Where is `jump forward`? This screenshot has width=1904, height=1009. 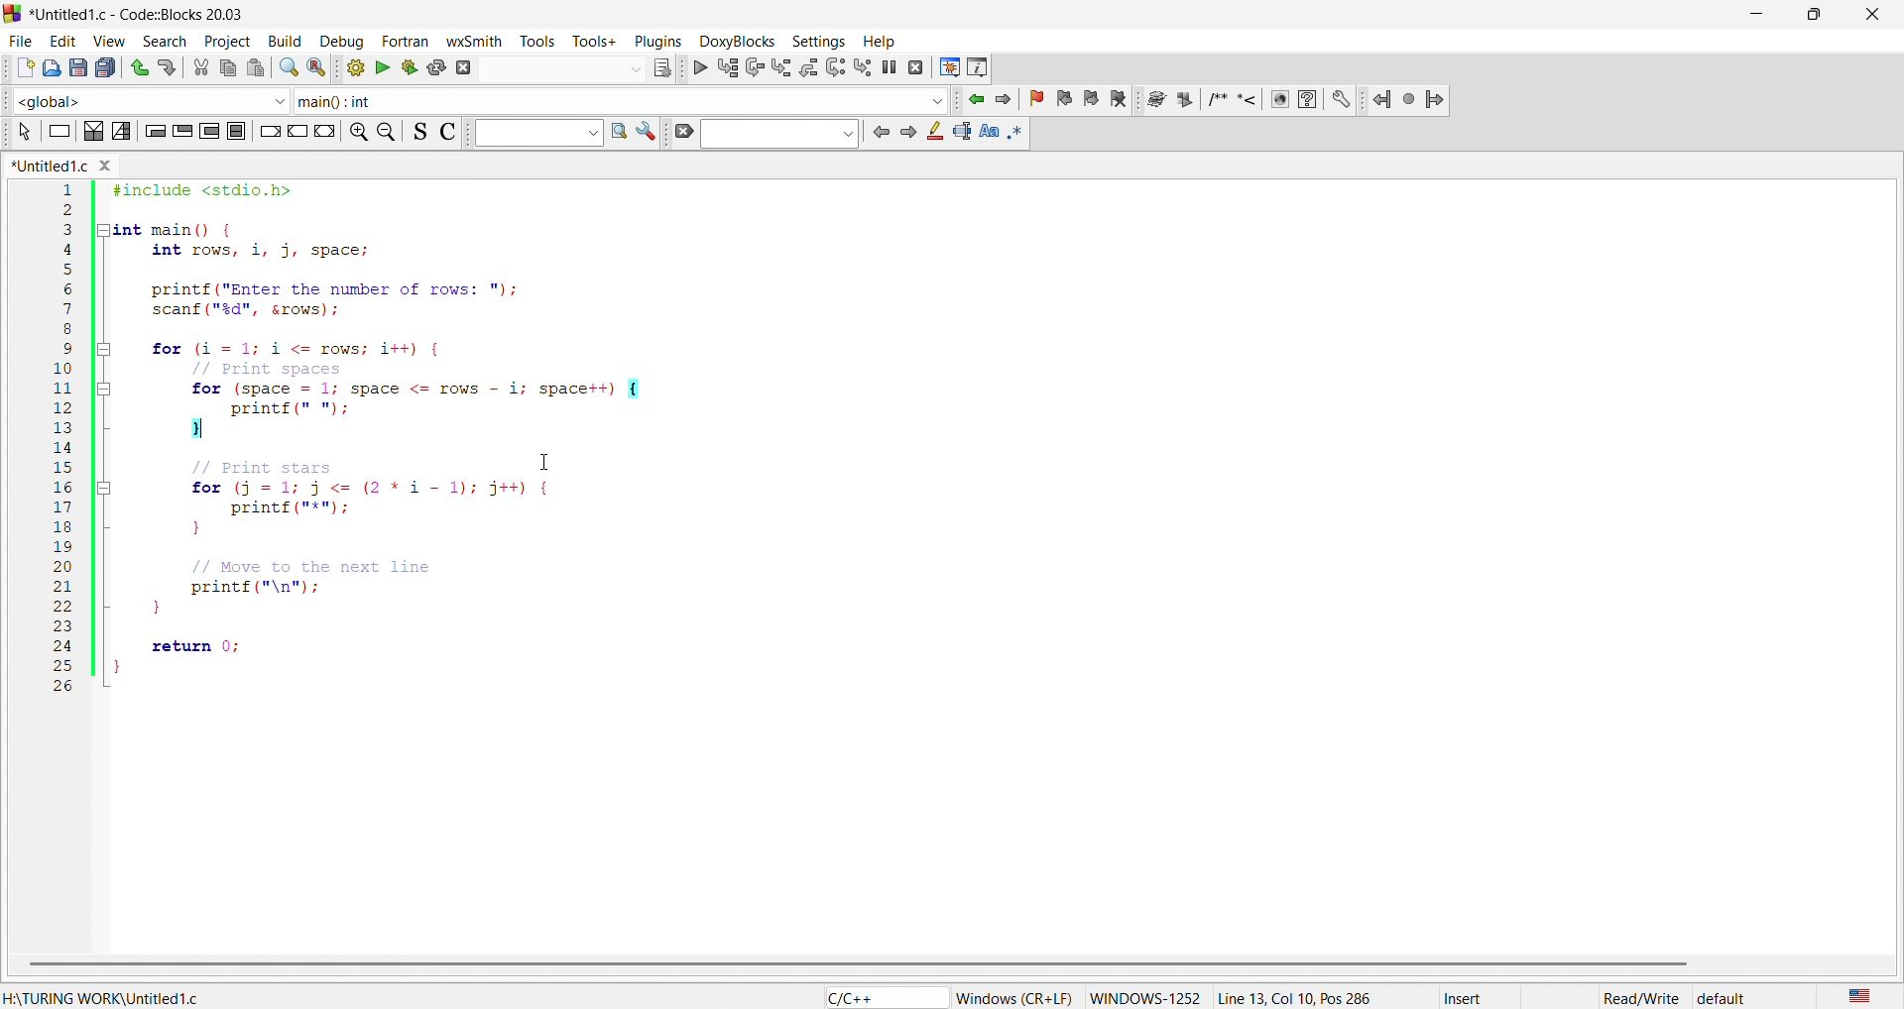 jump forward is located at coordinates (1005, 99).